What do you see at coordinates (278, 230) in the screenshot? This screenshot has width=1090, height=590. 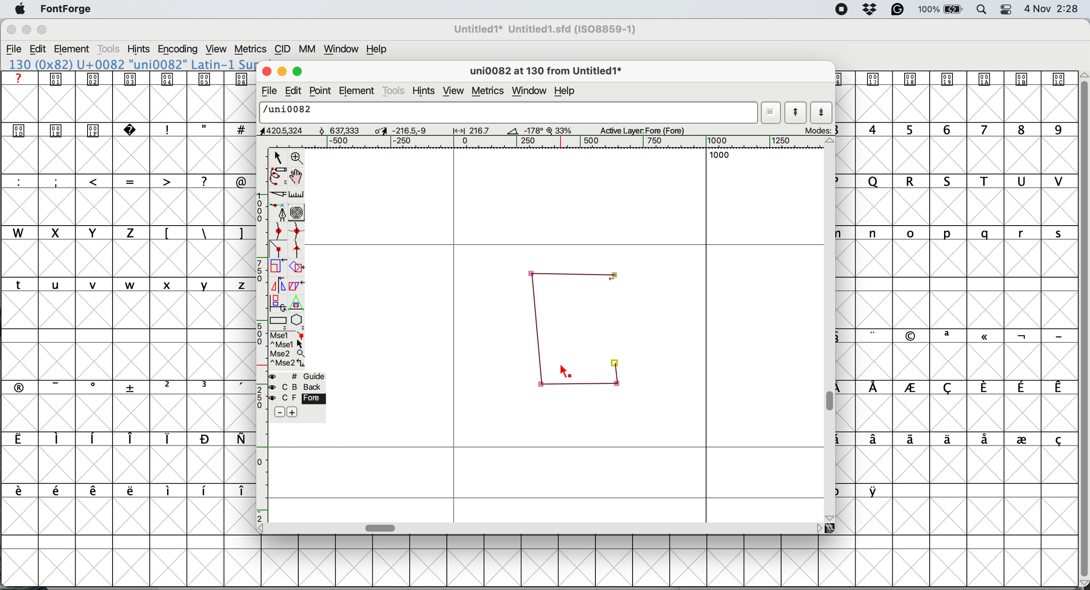 I see `add a curve point` at bounding box center [278, 230].